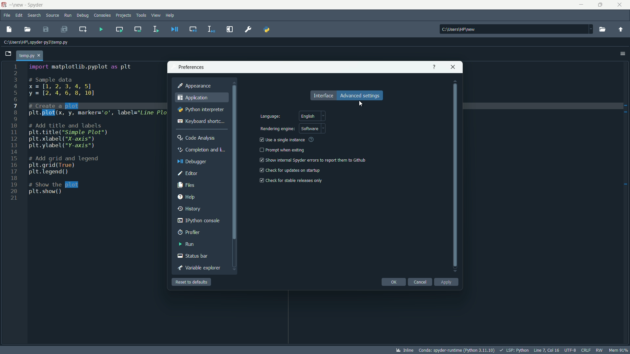 The height and width of the screenshot is (354, 630). I want to click on save all files, so click(65, 29).